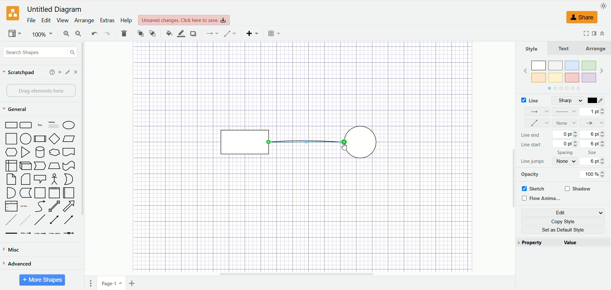  I want to click on Color 5, so click(539, 78).